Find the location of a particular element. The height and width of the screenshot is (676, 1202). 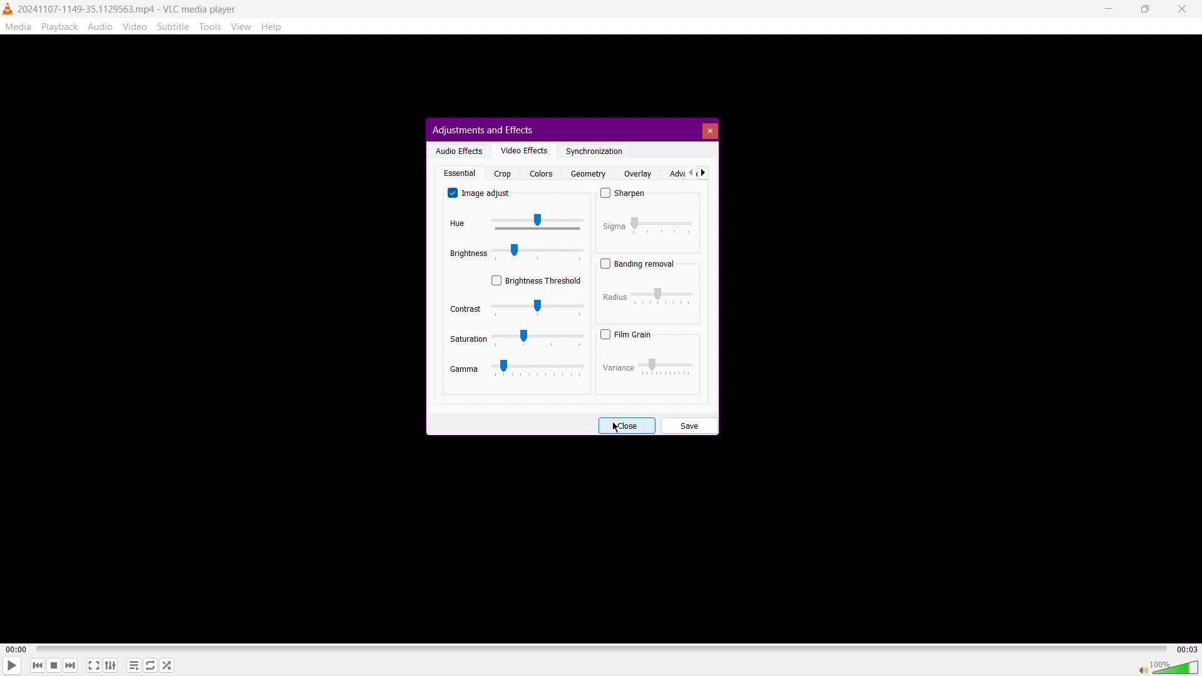

Saturation is located at coordinates (516, 339).